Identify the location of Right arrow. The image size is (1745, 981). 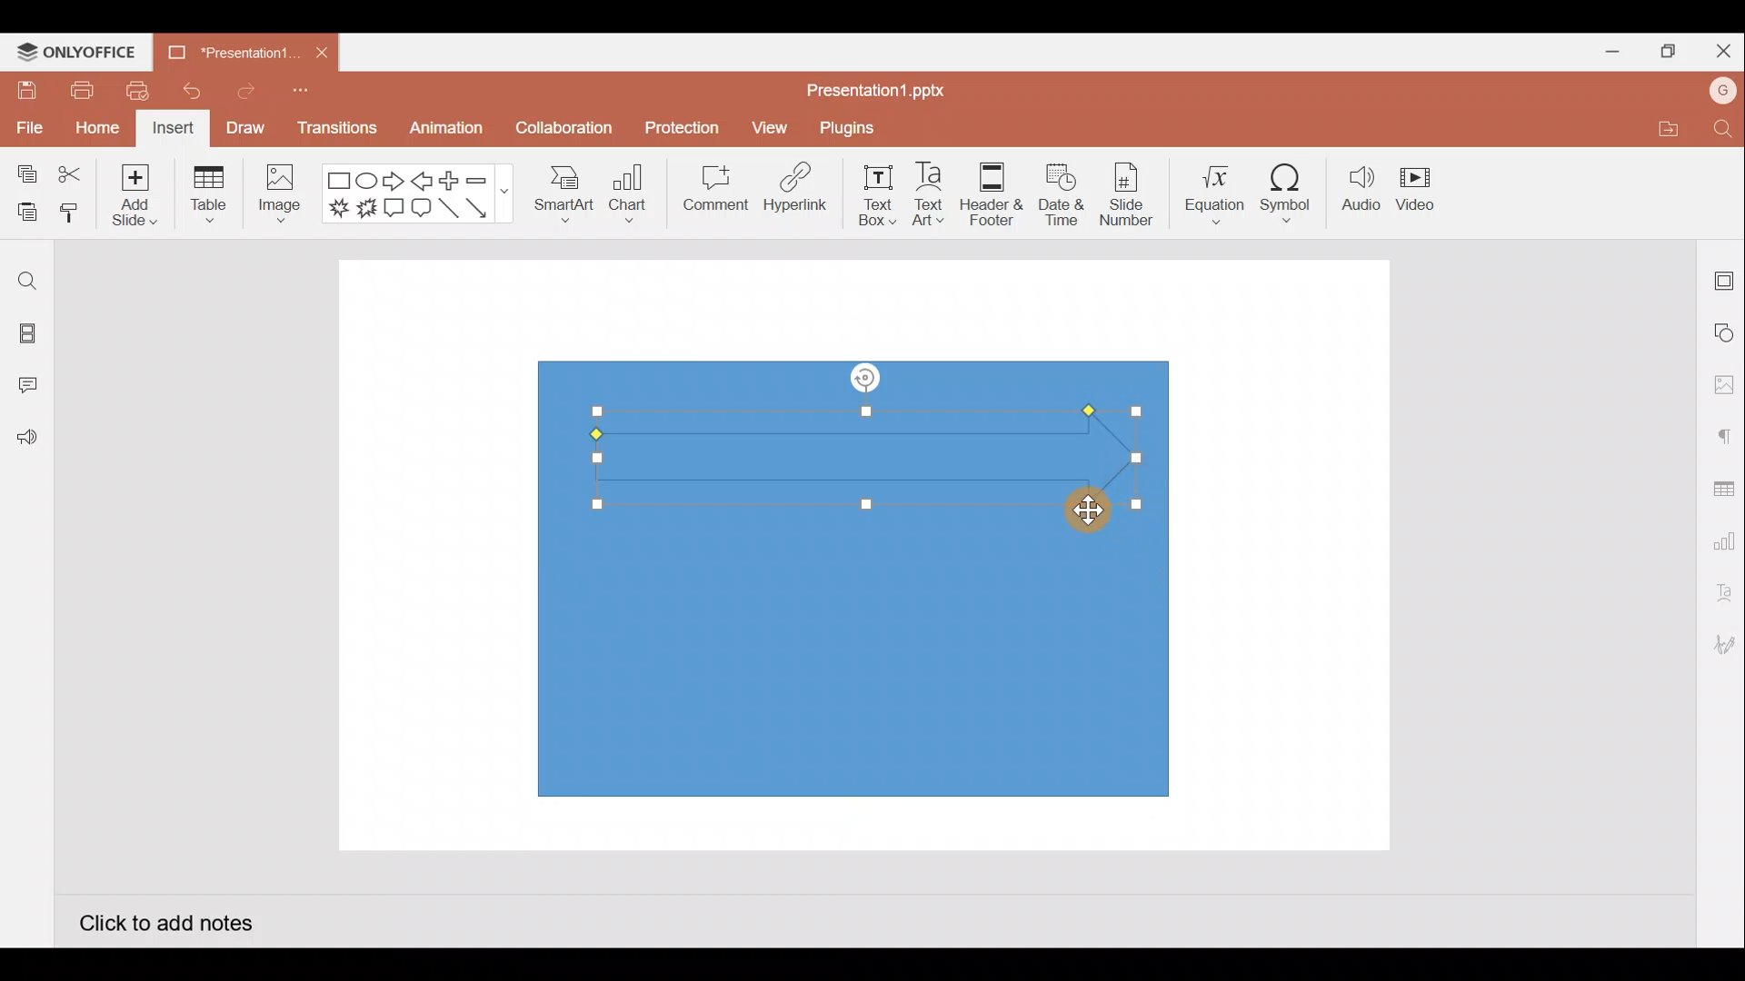
(394, 182).